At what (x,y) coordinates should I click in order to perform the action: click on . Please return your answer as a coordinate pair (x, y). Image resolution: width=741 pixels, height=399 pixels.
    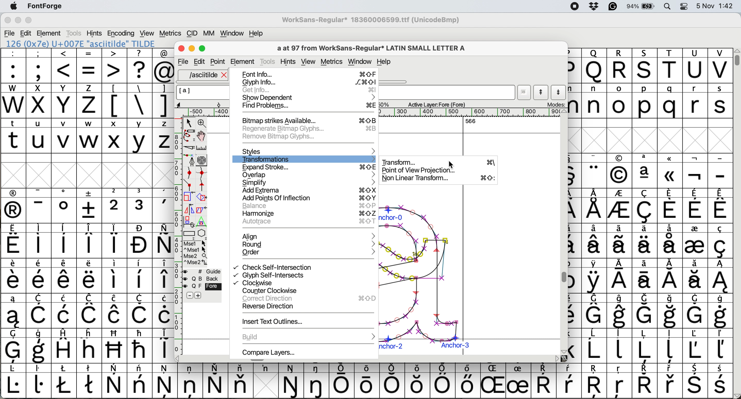
    Looking at the image, I should click on (595, 381).